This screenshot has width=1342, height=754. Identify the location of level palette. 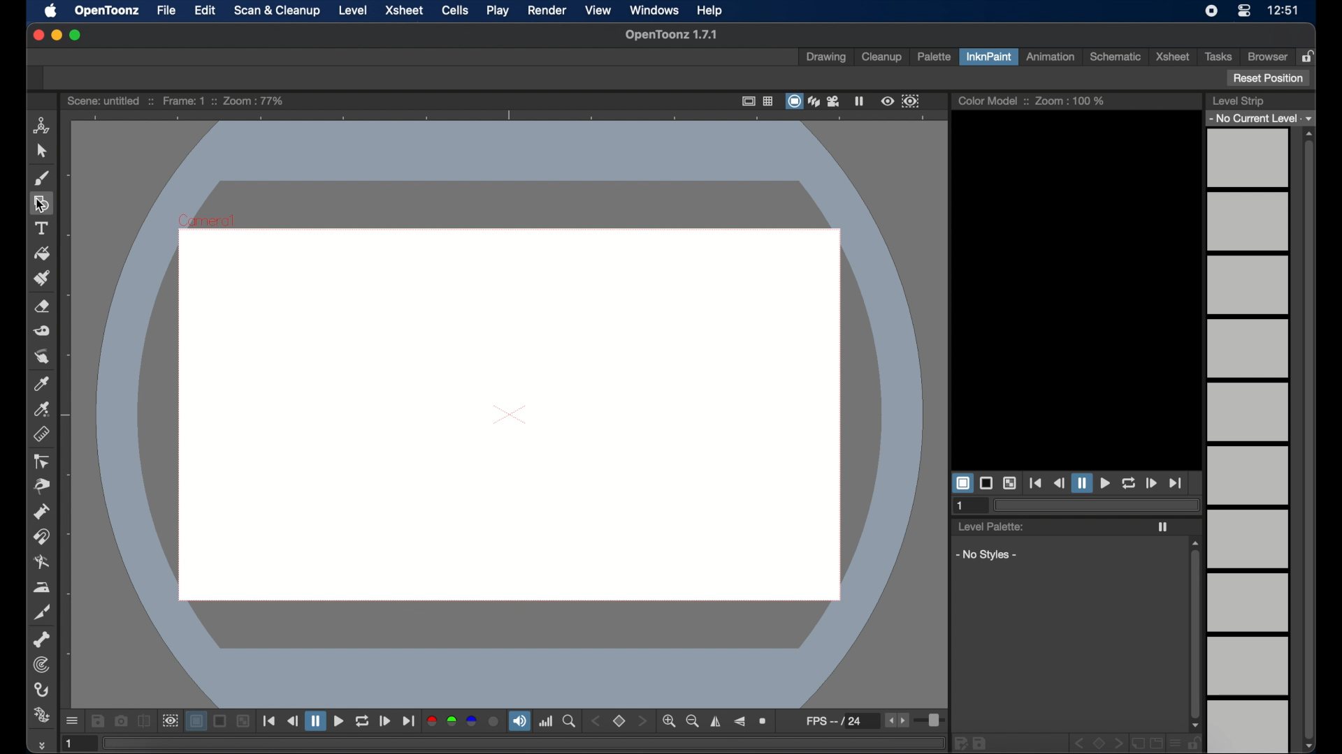
(990, 526).